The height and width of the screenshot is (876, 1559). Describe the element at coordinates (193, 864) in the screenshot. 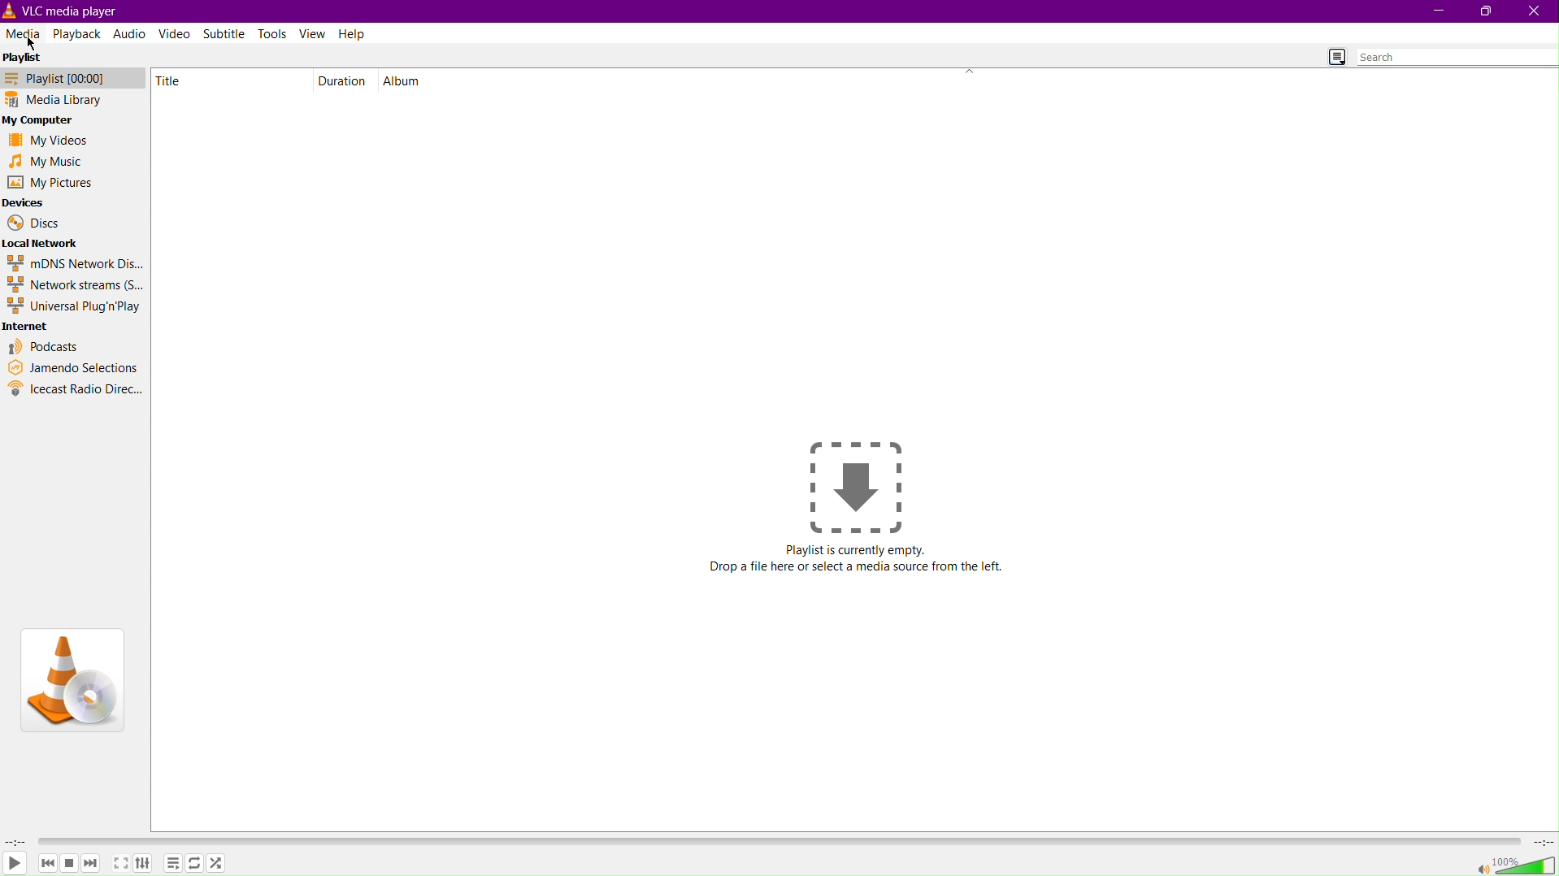

I see `Toggle Loop` at that location.